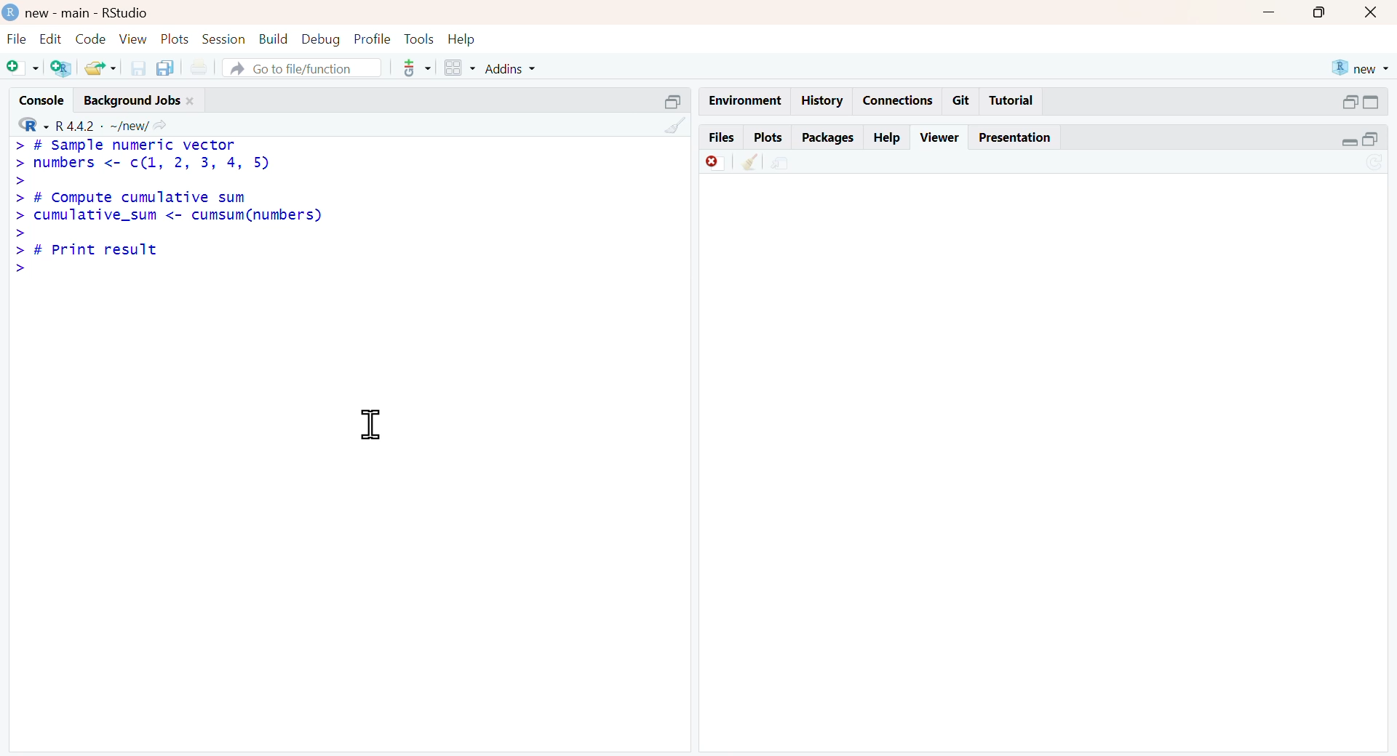 The height and width of the screenshot is (756, 1397). What do you see at coordinates (676, 124) in the screenshot?
I see `clear console` at bounding box center [676, 124].